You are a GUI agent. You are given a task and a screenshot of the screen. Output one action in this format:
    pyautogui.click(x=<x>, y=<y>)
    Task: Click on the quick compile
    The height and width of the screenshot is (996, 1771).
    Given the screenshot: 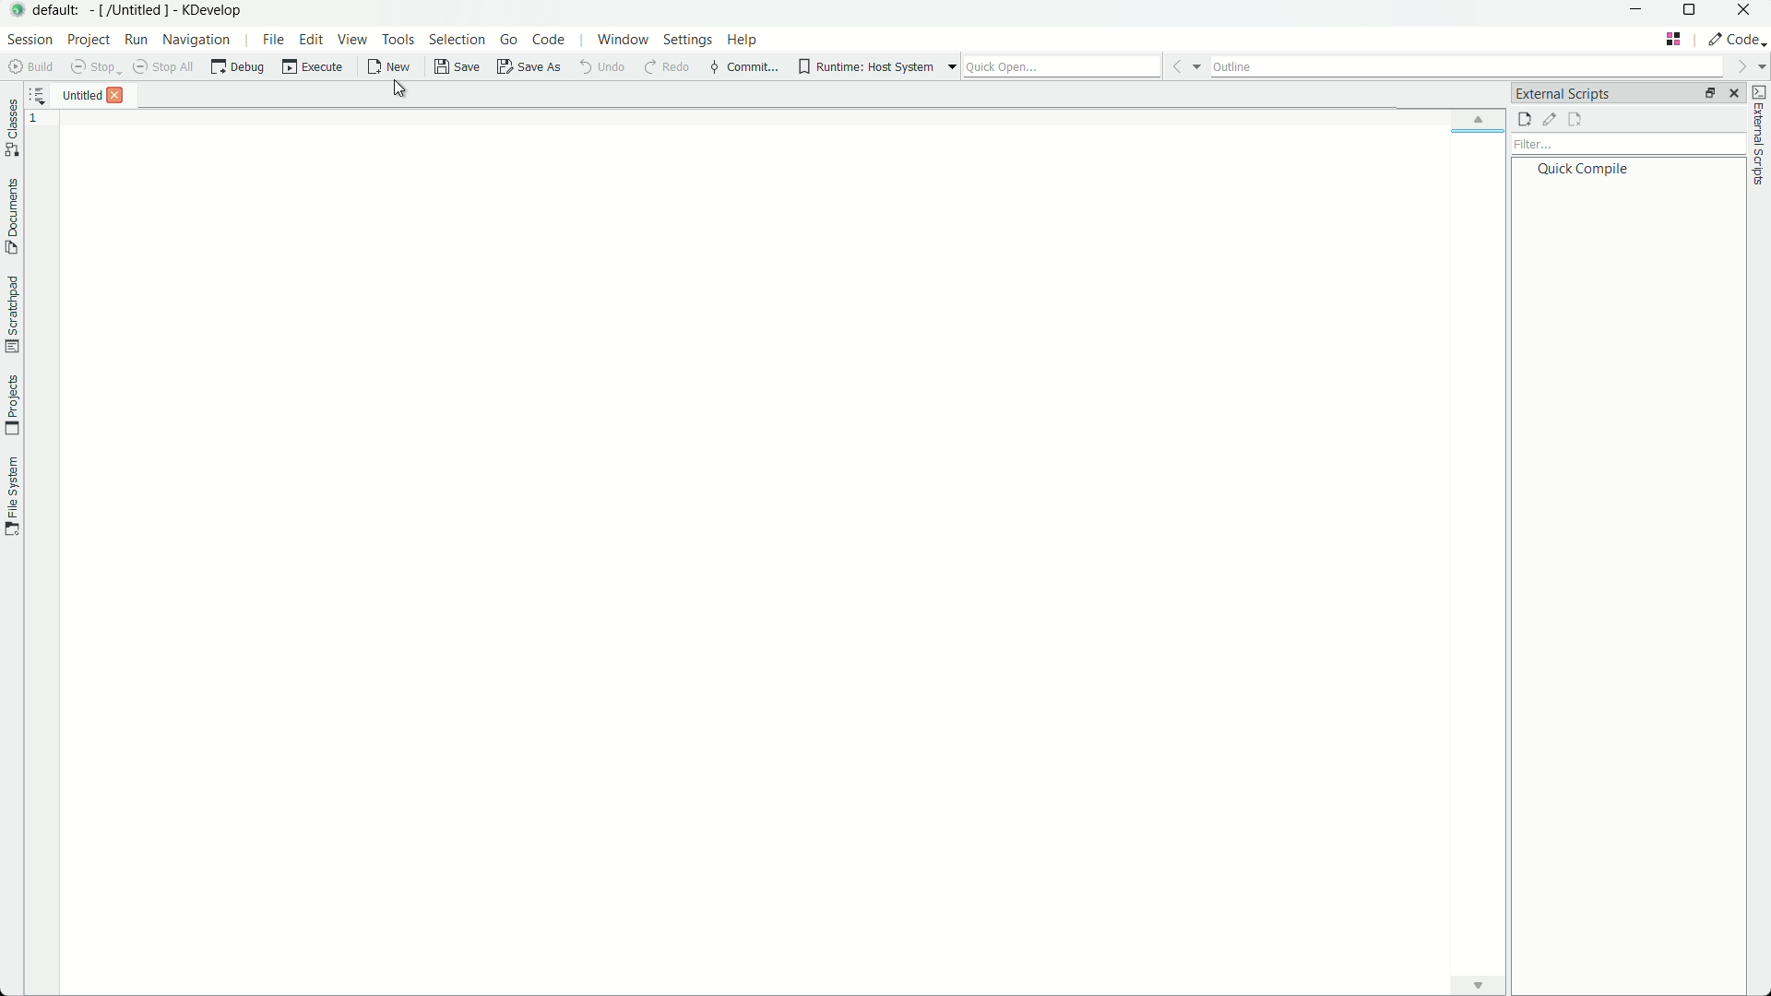 What is the action you would take?
    pyautogui.click(x=1590, y=170)
    